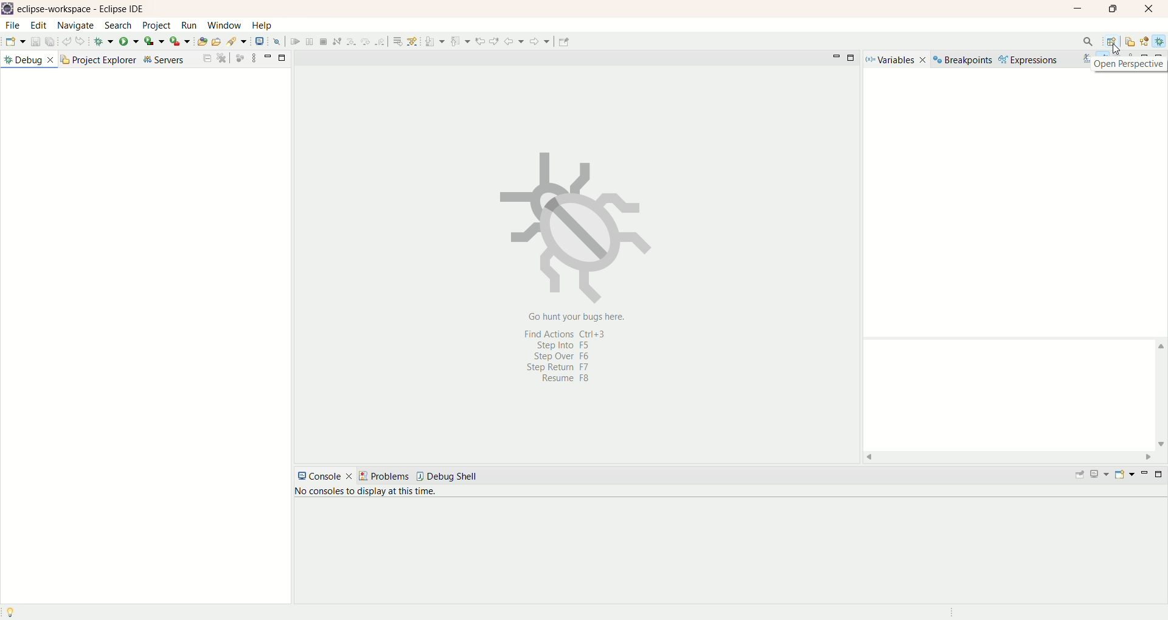  Describe the element at coordinates (1147, 40) in the screenshot. I see `java EE` at that location.